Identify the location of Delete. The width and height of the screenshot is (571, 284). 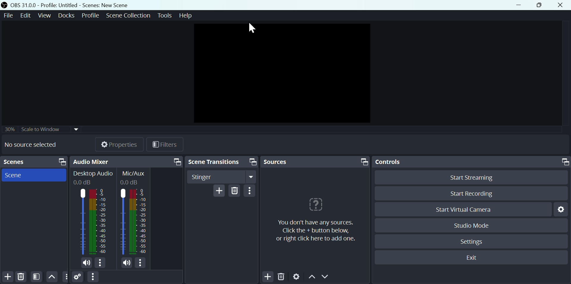
(283, 277).